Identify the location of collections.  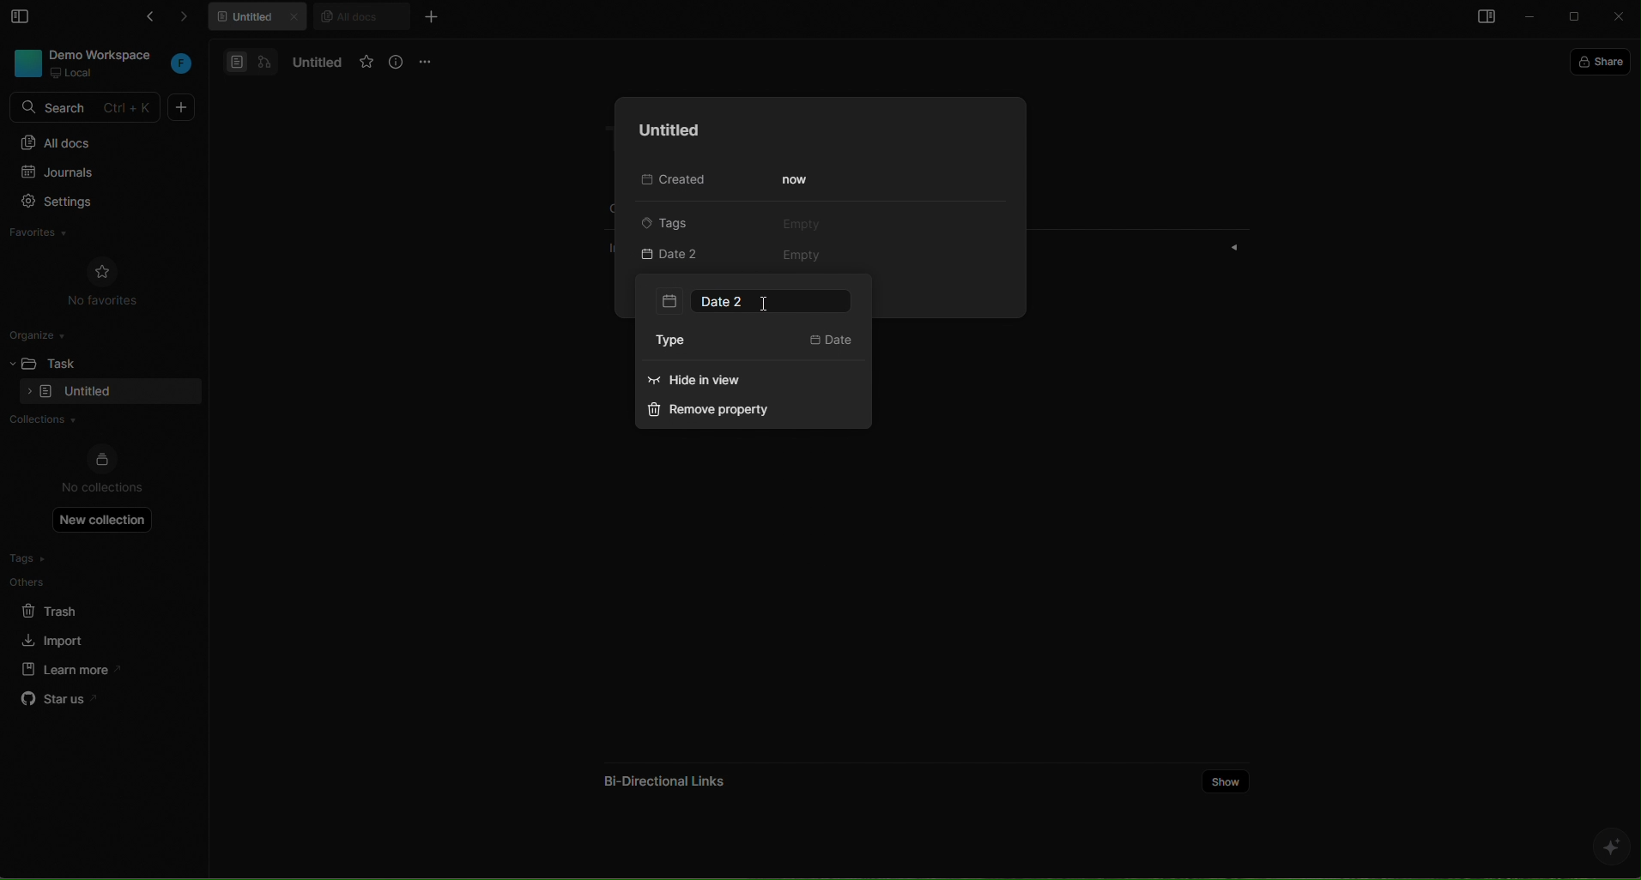
(96, 421).